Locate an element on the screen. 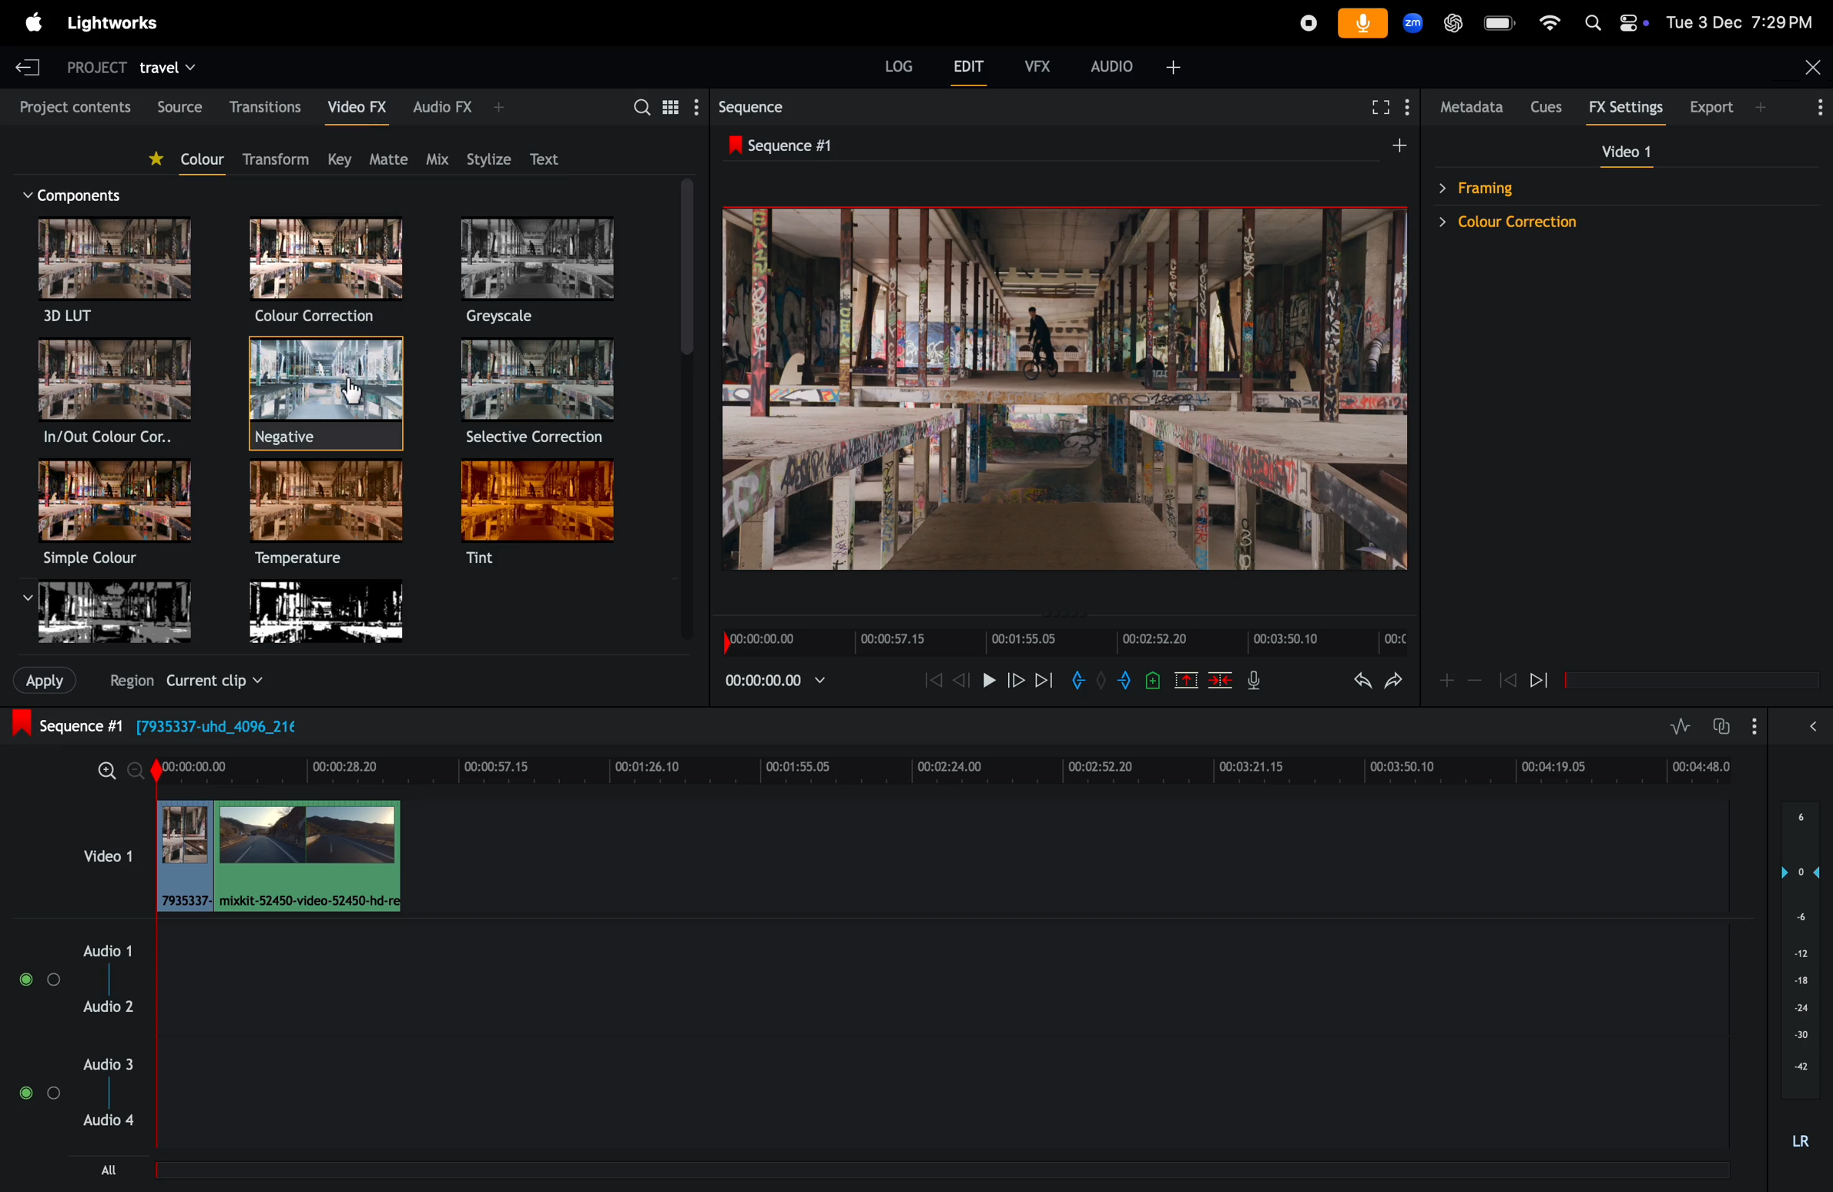  Light works menu is located at coordinates (119, 23).